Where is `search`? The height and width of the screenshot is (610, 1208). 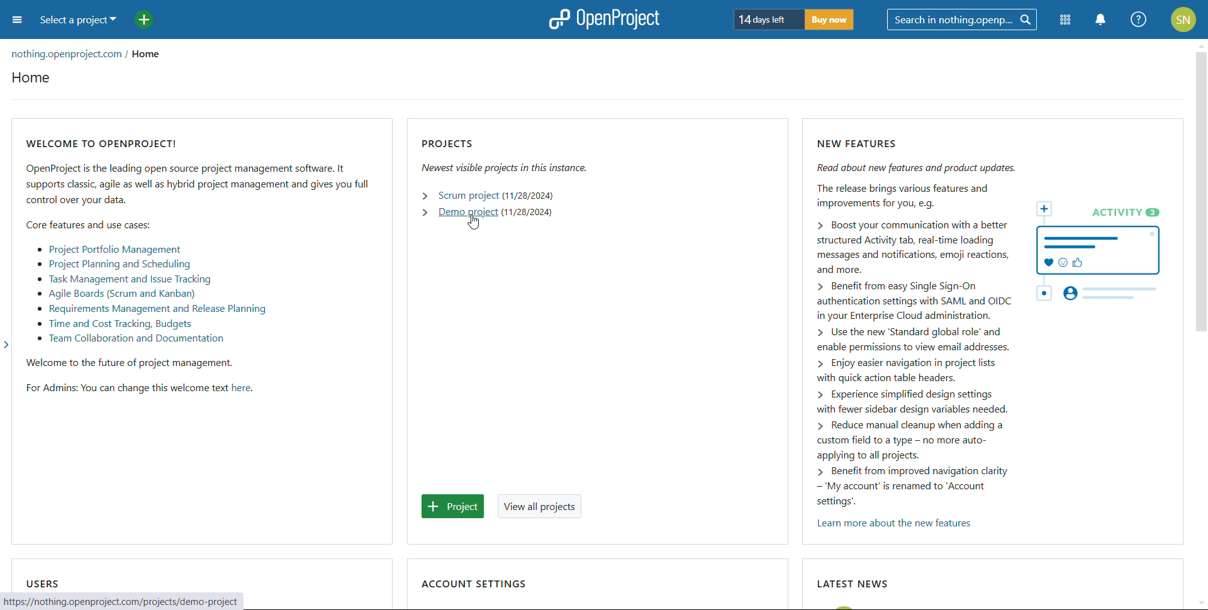 search is located at coordinates (962, 20).